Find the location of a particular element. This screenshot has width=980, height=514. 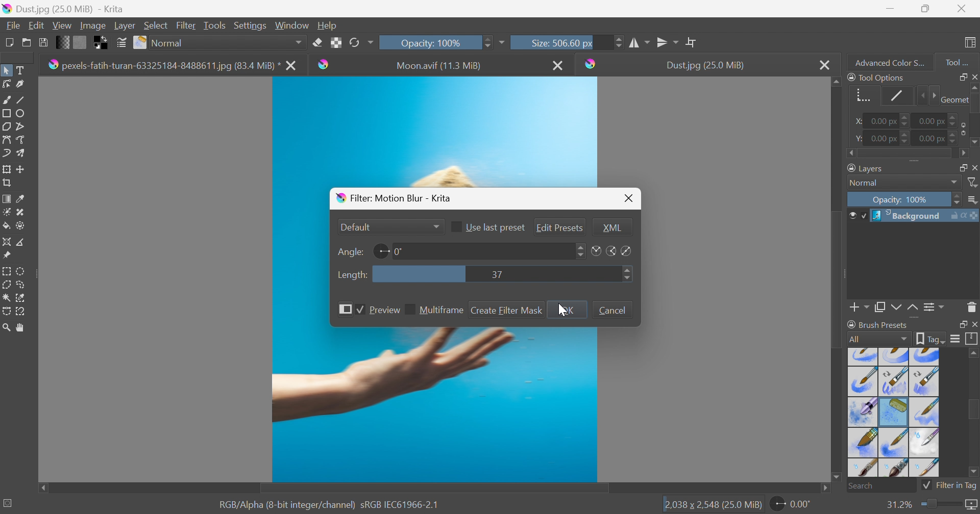

Bezier curve selection tool is located at coordinates (7, 298).